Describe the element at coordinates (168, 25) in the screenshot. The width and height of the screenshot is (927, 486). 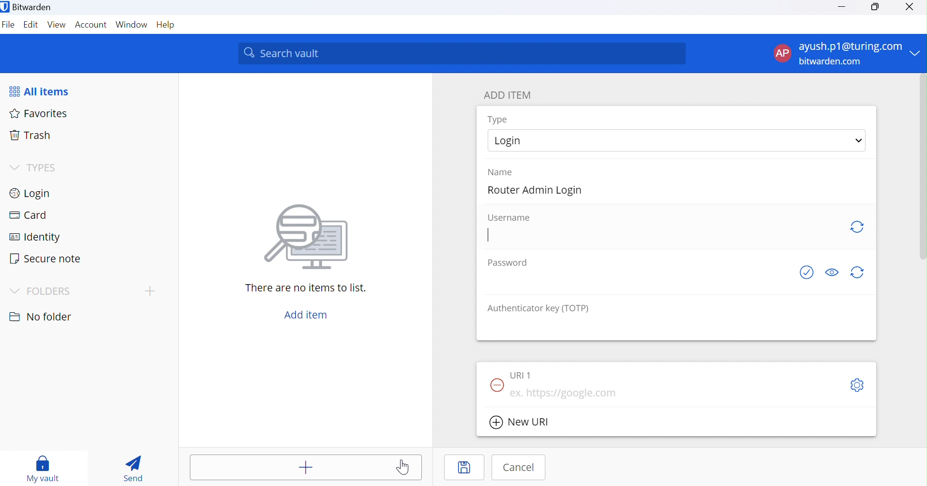
I see `Help` at that location.